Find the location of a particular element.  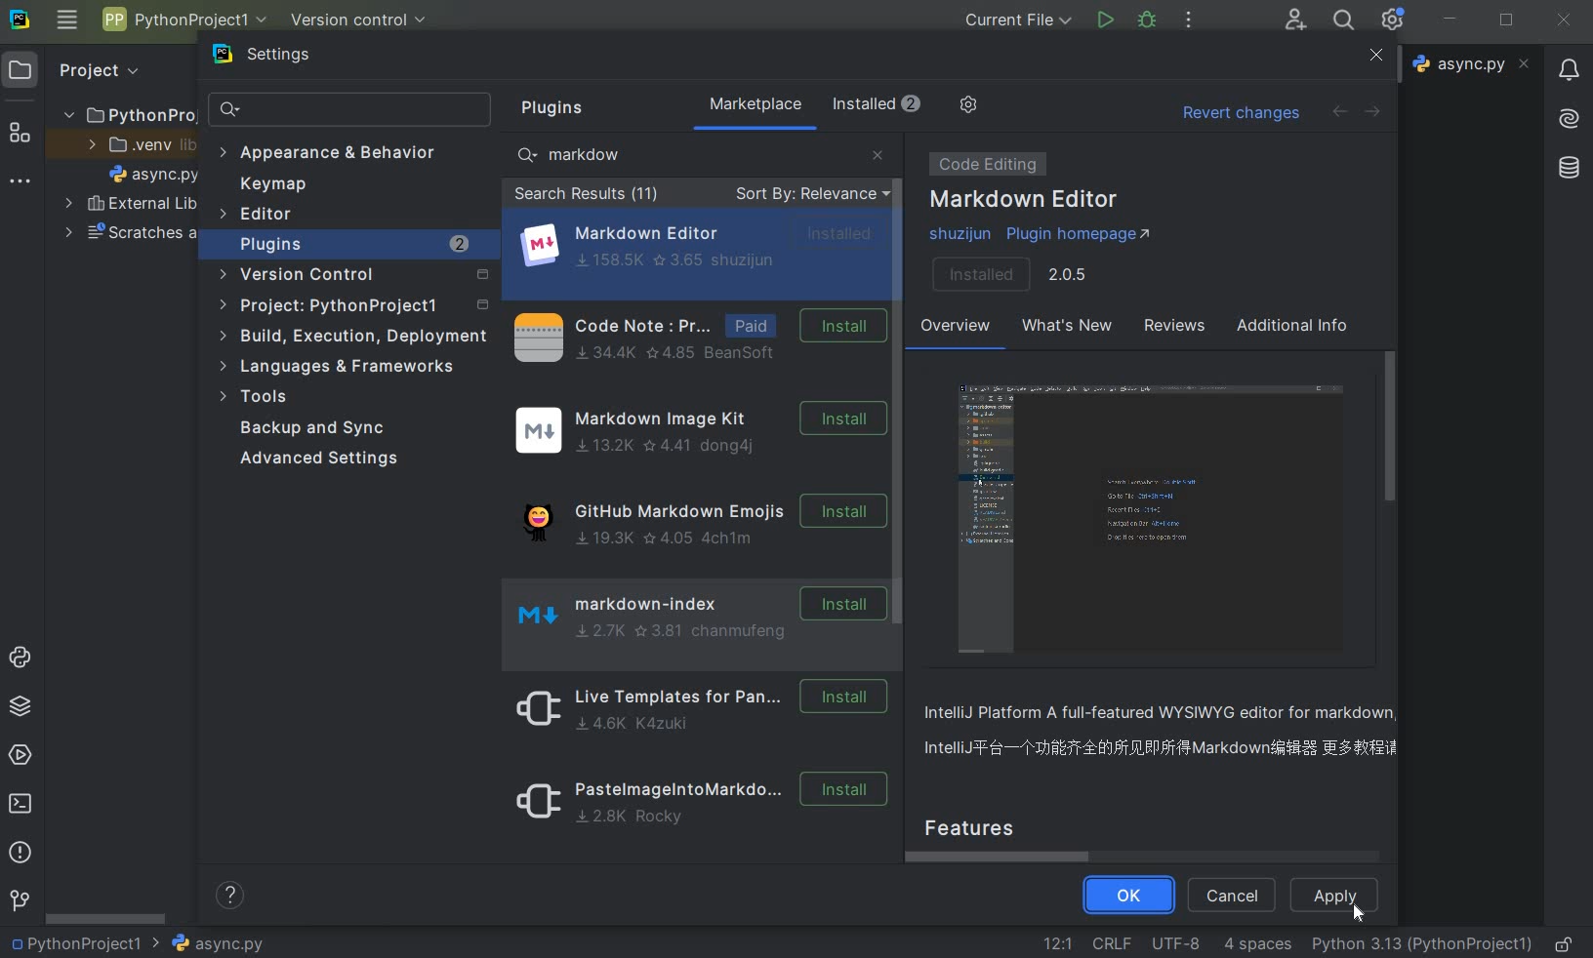

close is located at coordinates (878, 153).